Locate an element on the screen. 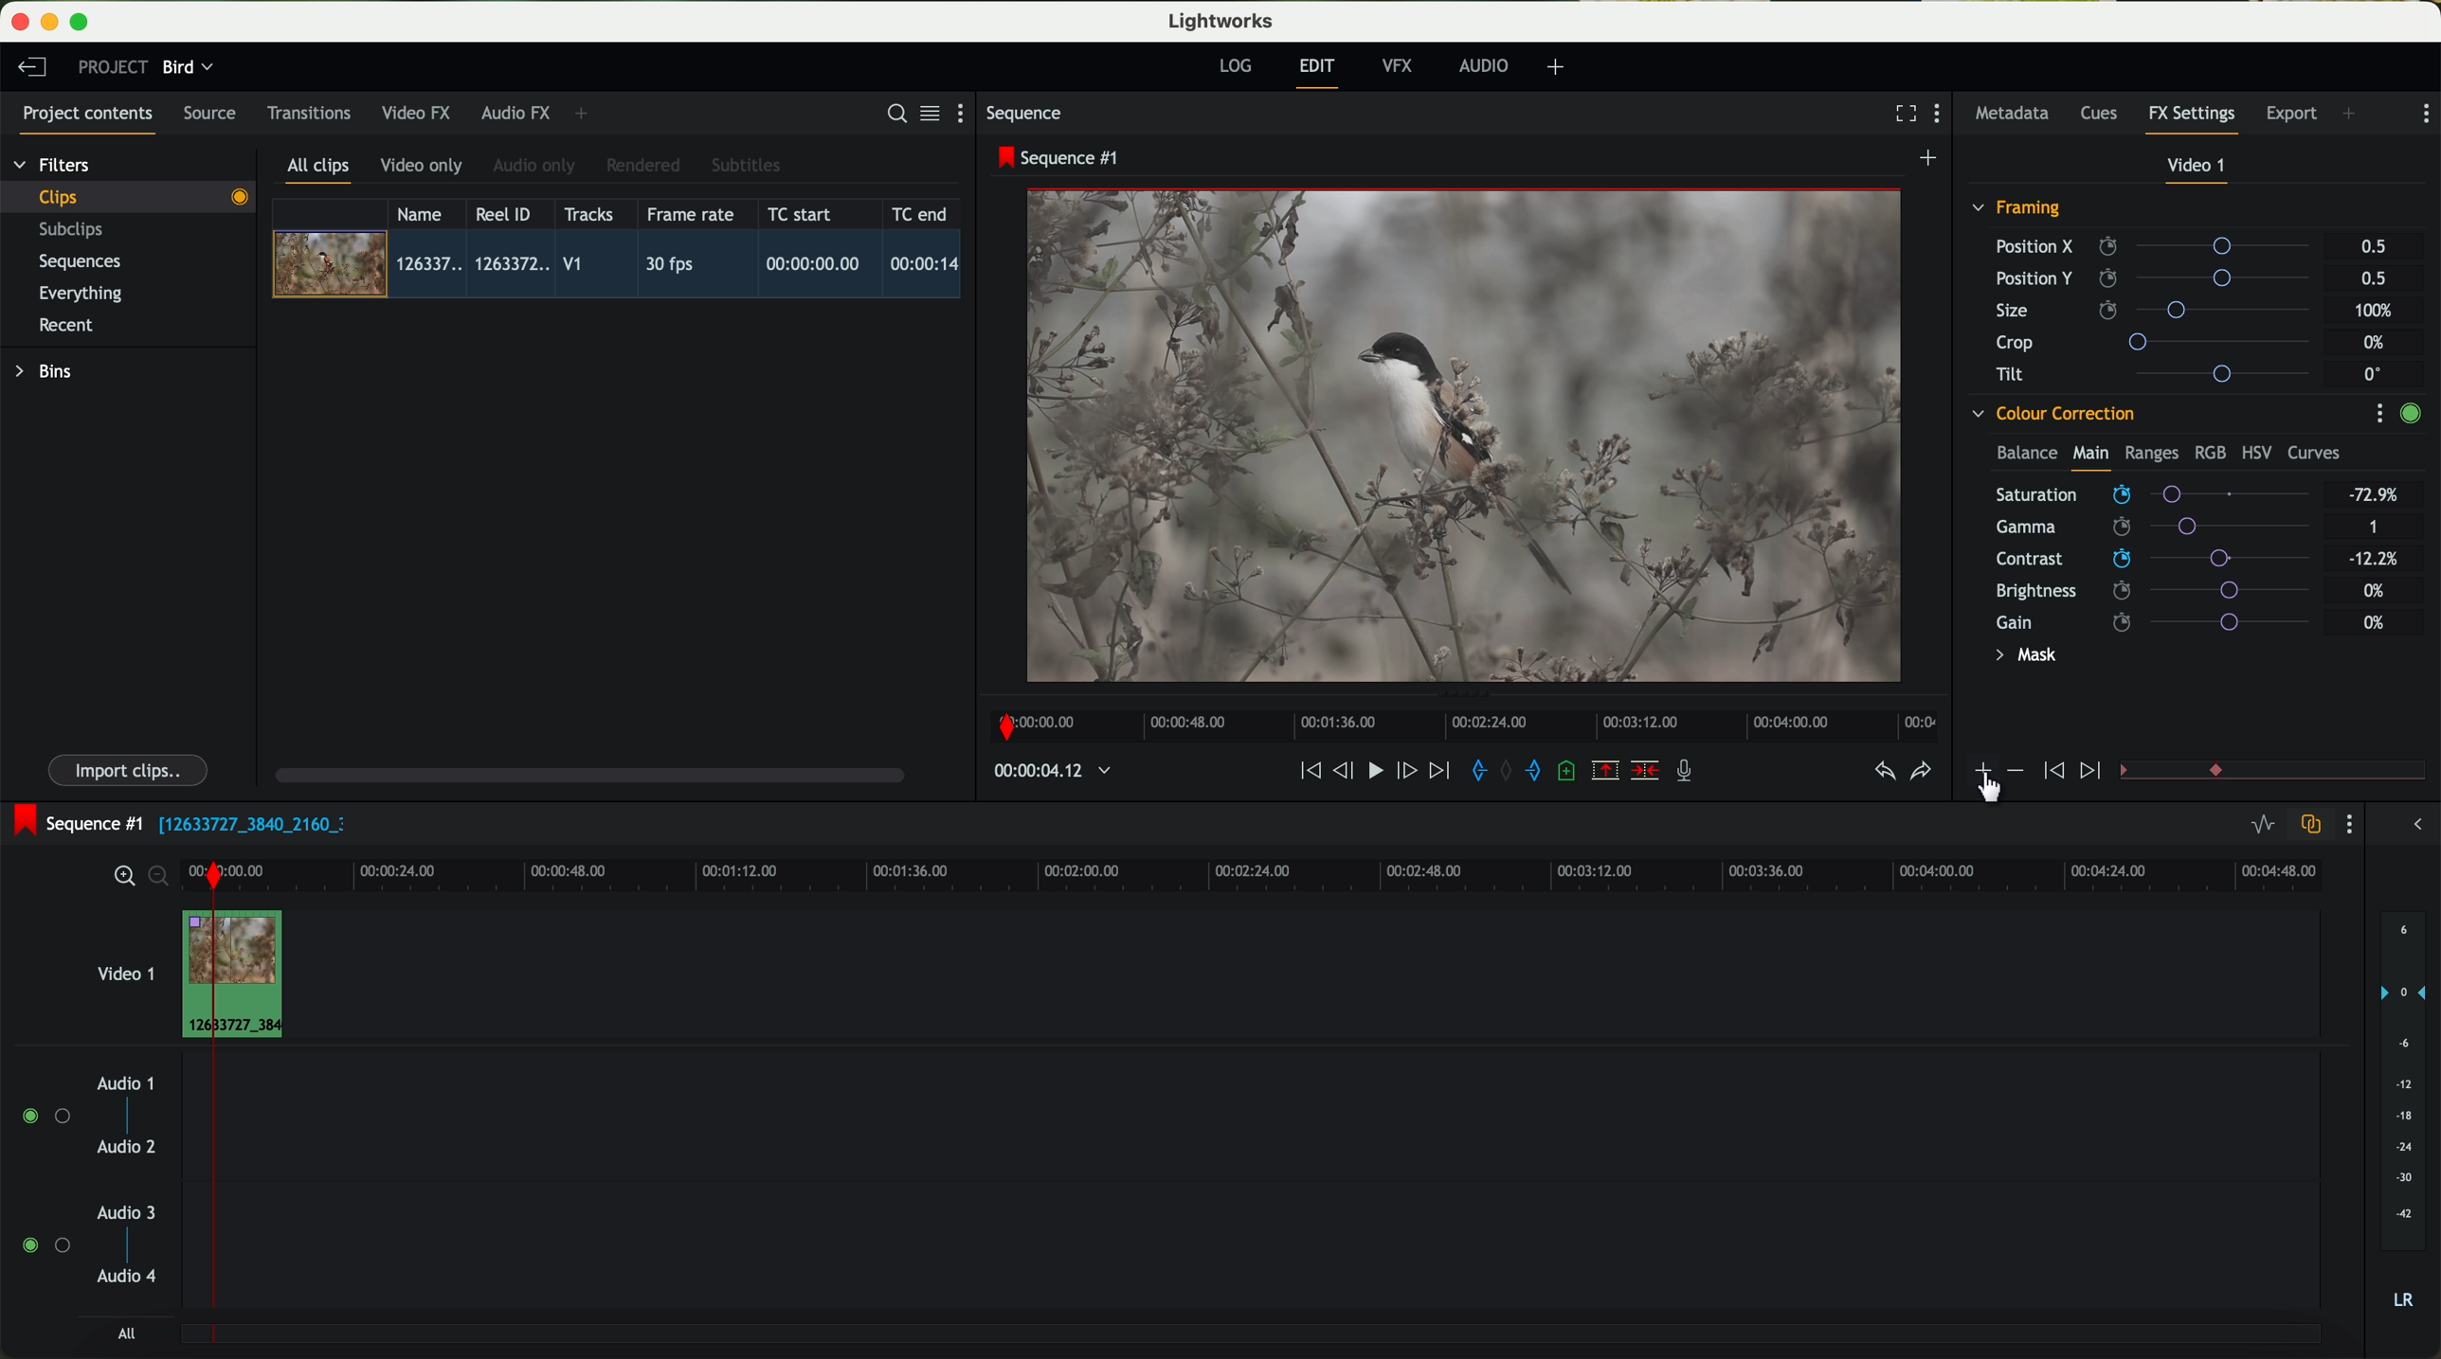 The image size is (2441, 1359). source is located at coordinates (209, 115).